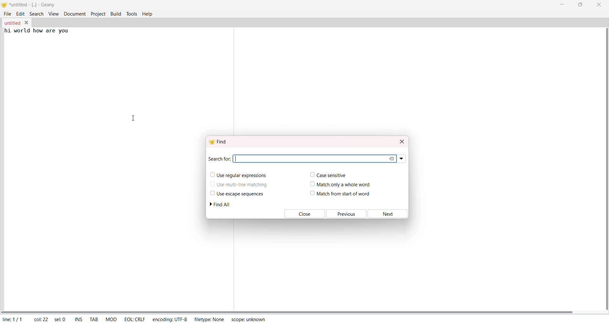  I want to click on separator, so click(235, 264).